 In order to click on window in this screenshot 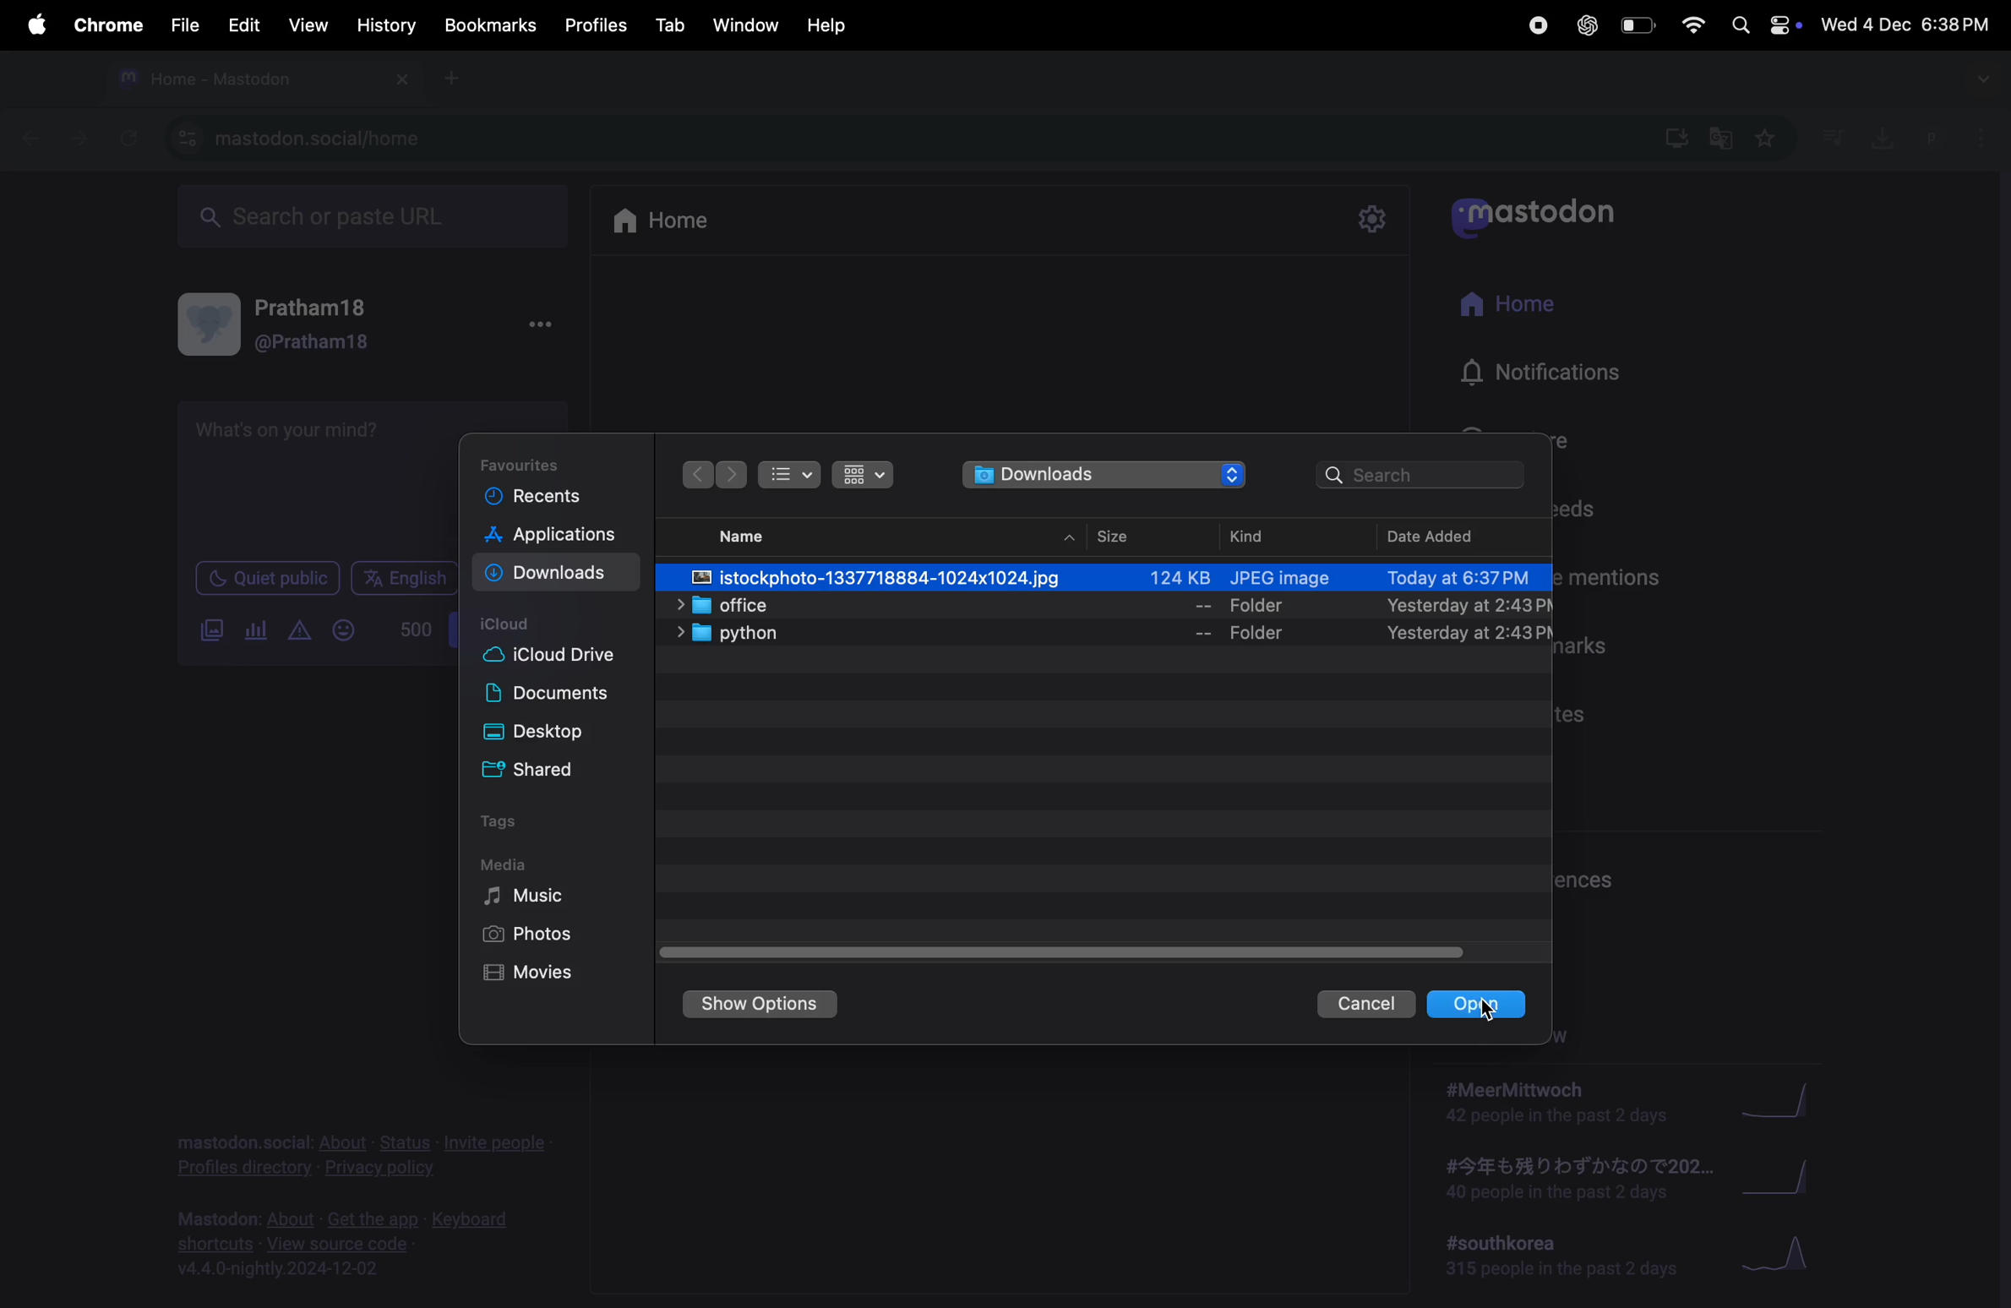, I will do `click(749, 24)`.